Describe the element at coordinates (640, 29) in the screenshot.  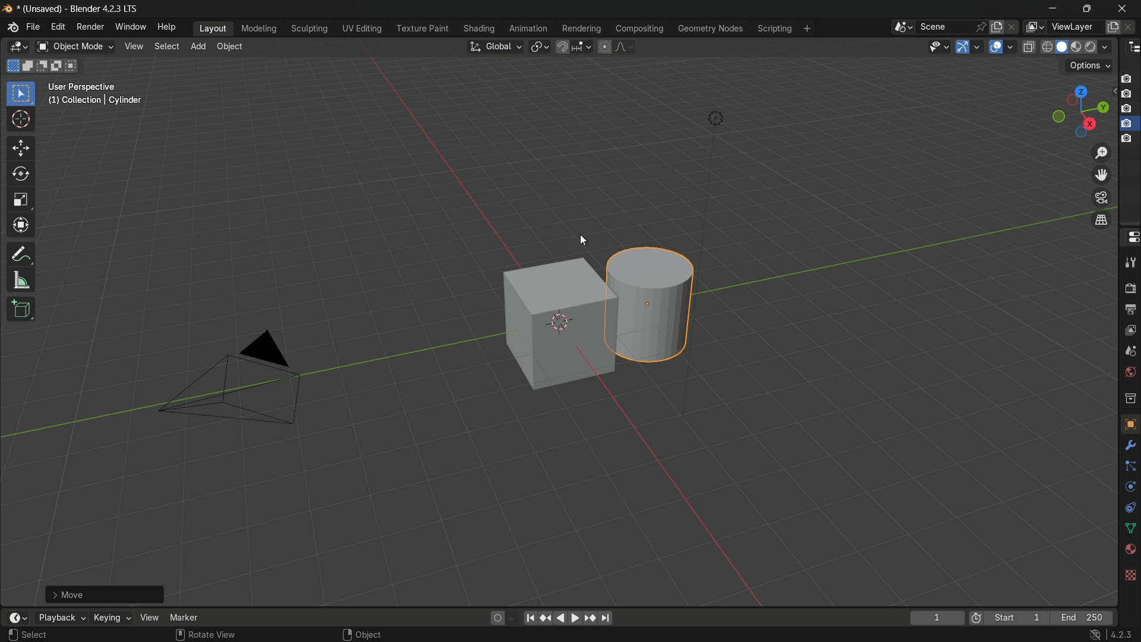
I see `compositing menu` at that location.